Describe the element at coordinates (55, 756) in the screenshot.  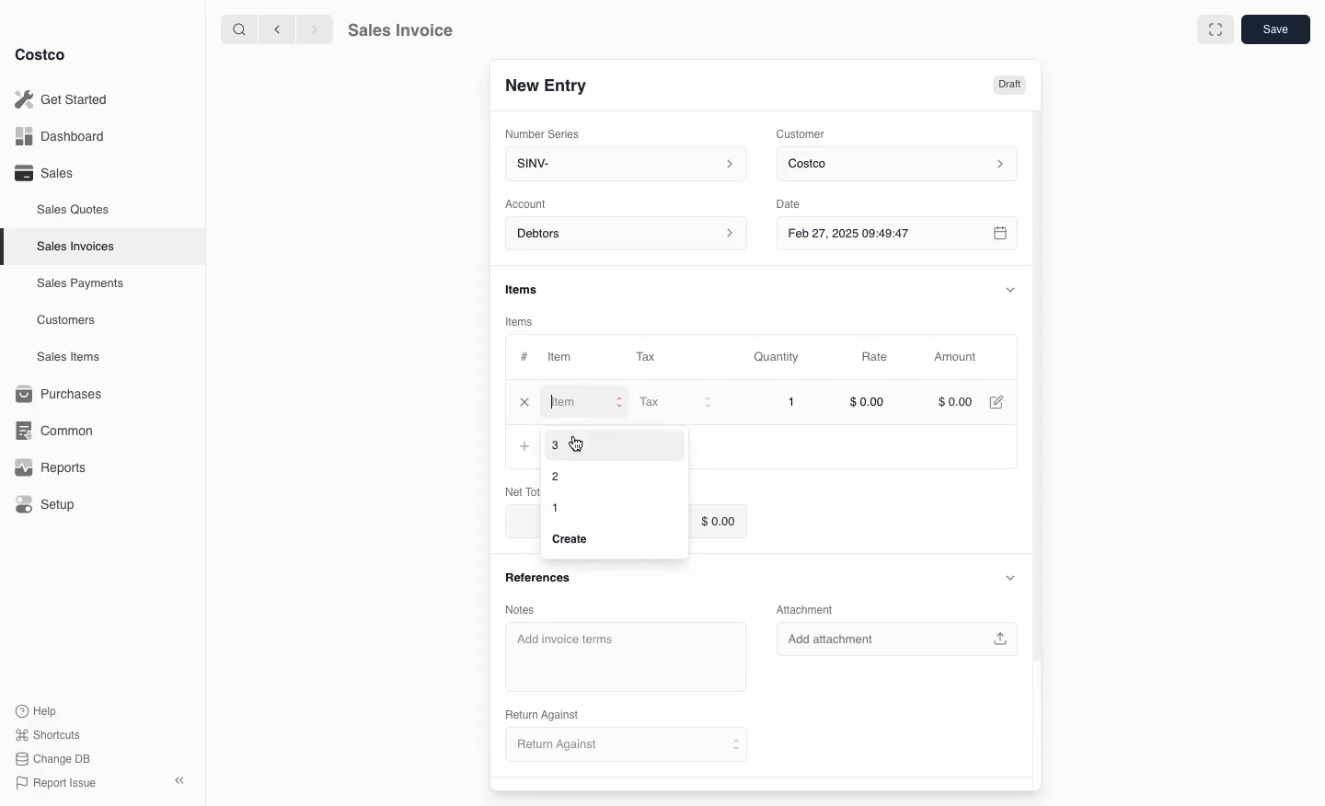
I see `Change DB` at that location.